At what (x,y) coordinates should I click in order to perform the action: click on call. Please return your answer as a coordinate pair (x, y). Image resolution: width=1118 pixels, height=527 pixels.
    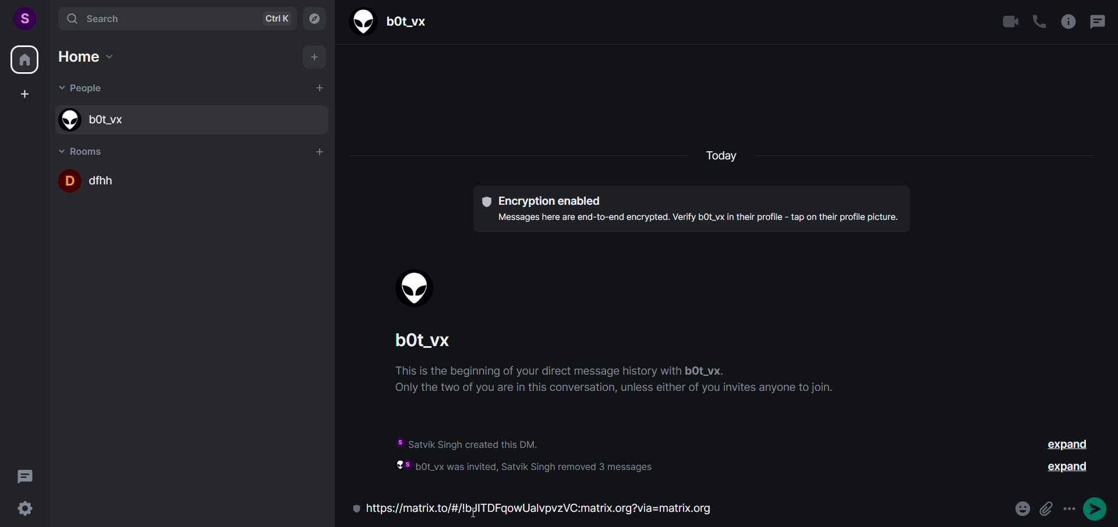
    Looking at the image, I should click on (1038, 23).